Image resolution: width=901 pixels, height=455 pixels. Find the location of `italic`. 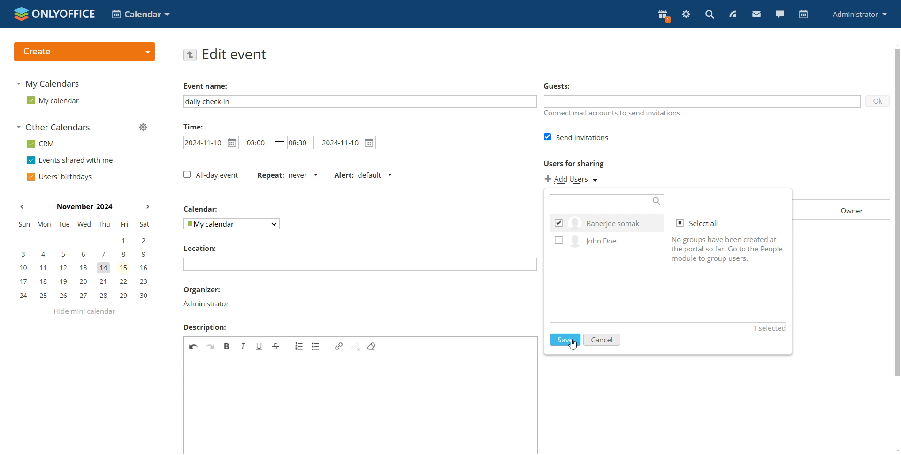

italic is located at coordinates (244, 346).